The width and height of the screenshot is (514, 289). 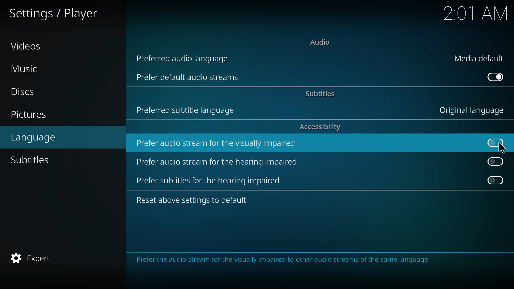 I want to click on pictures, so click(x=29, y=115).